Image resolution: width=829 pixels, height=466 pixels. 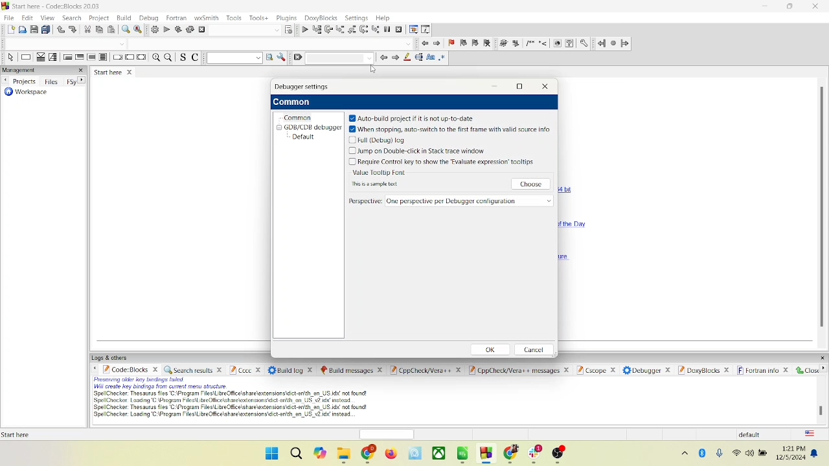 What do you see at coordinates (111, 29) in the screenshot?
I see `paste` at bounding box center [111, 29].